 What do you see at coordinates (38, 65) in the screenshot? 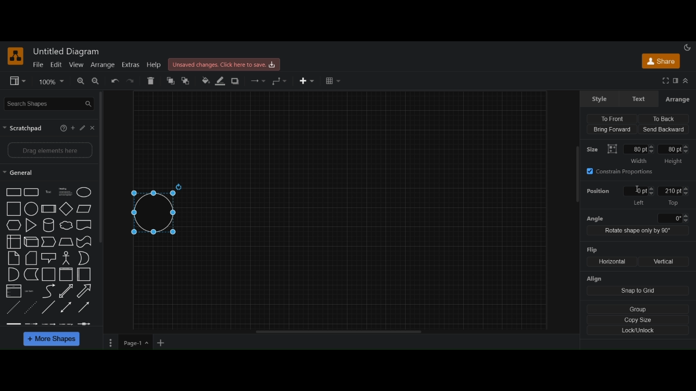
I see `file` at bounding box center [38, 65].